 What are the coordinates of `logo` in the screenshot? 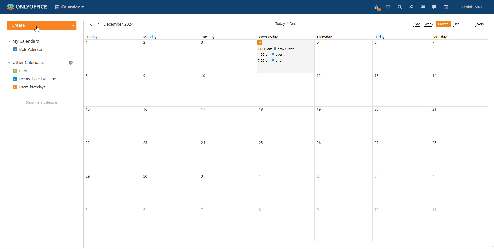 It's located at (26, 7).